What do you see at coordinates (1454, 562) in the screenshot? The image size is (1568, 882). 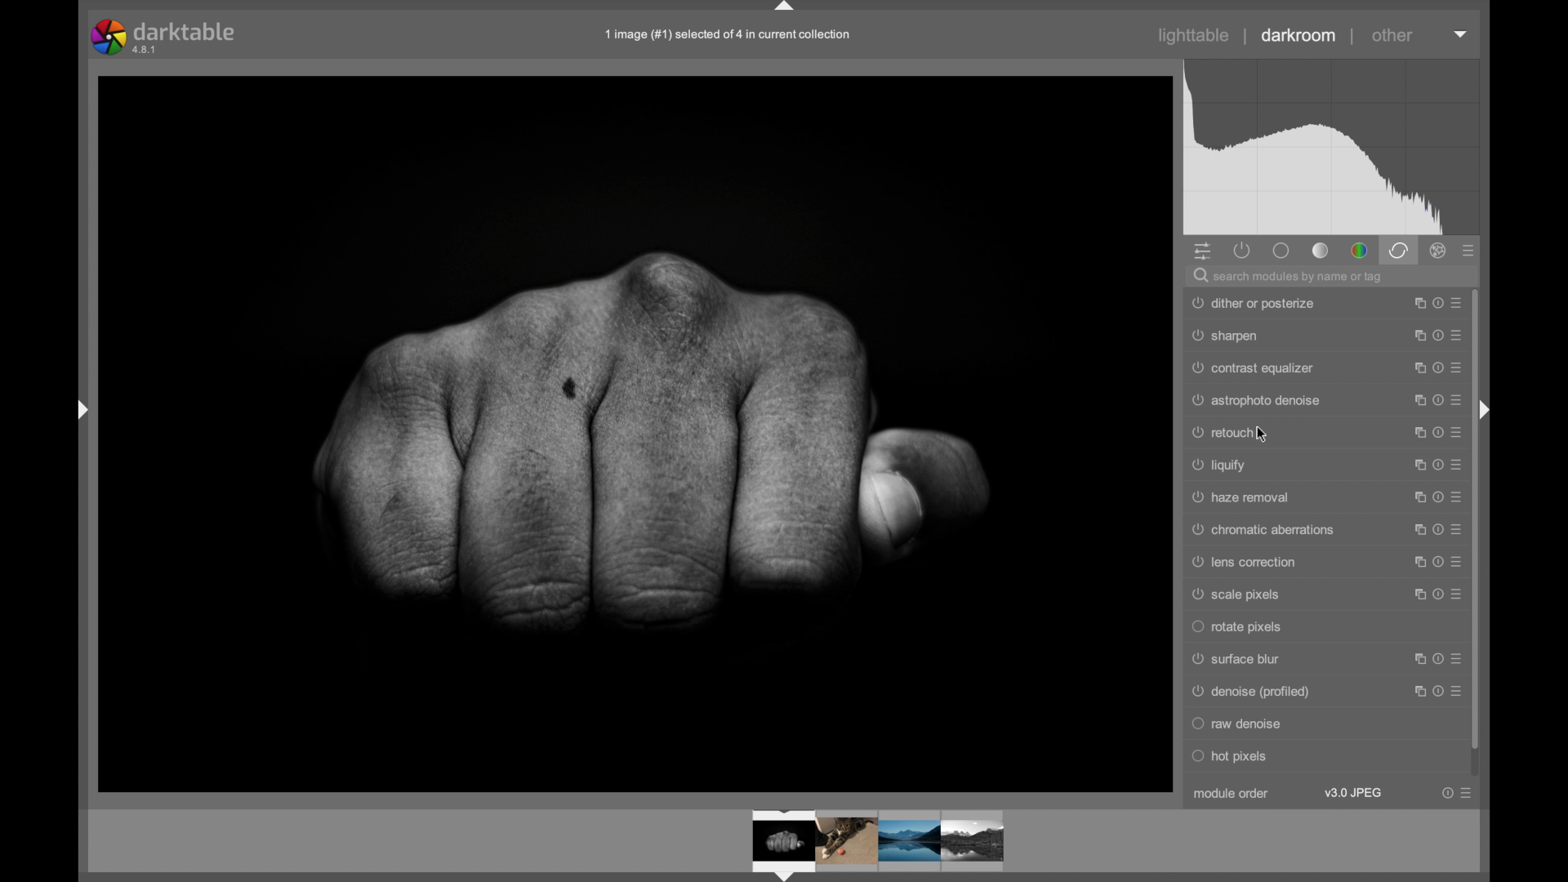 I see `more options` at bounding box center [1454, 562].